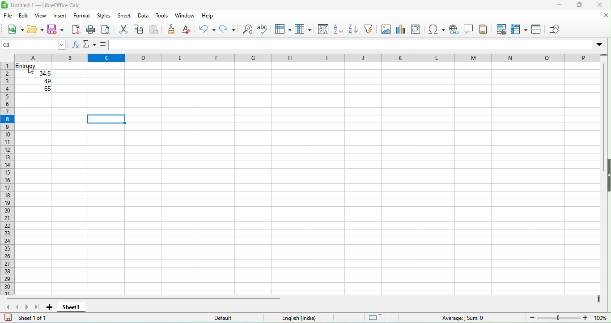 The width and height of the screenshot is (611, 323). I want to click on edit pivot table, so click(417, 30).